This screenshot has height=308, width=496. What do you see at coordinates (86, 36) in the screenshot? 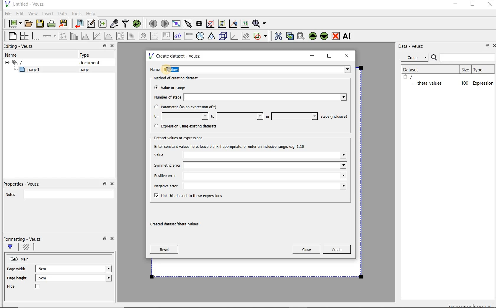
I see `histogram of a dataset` at bounding box center [86, 36].